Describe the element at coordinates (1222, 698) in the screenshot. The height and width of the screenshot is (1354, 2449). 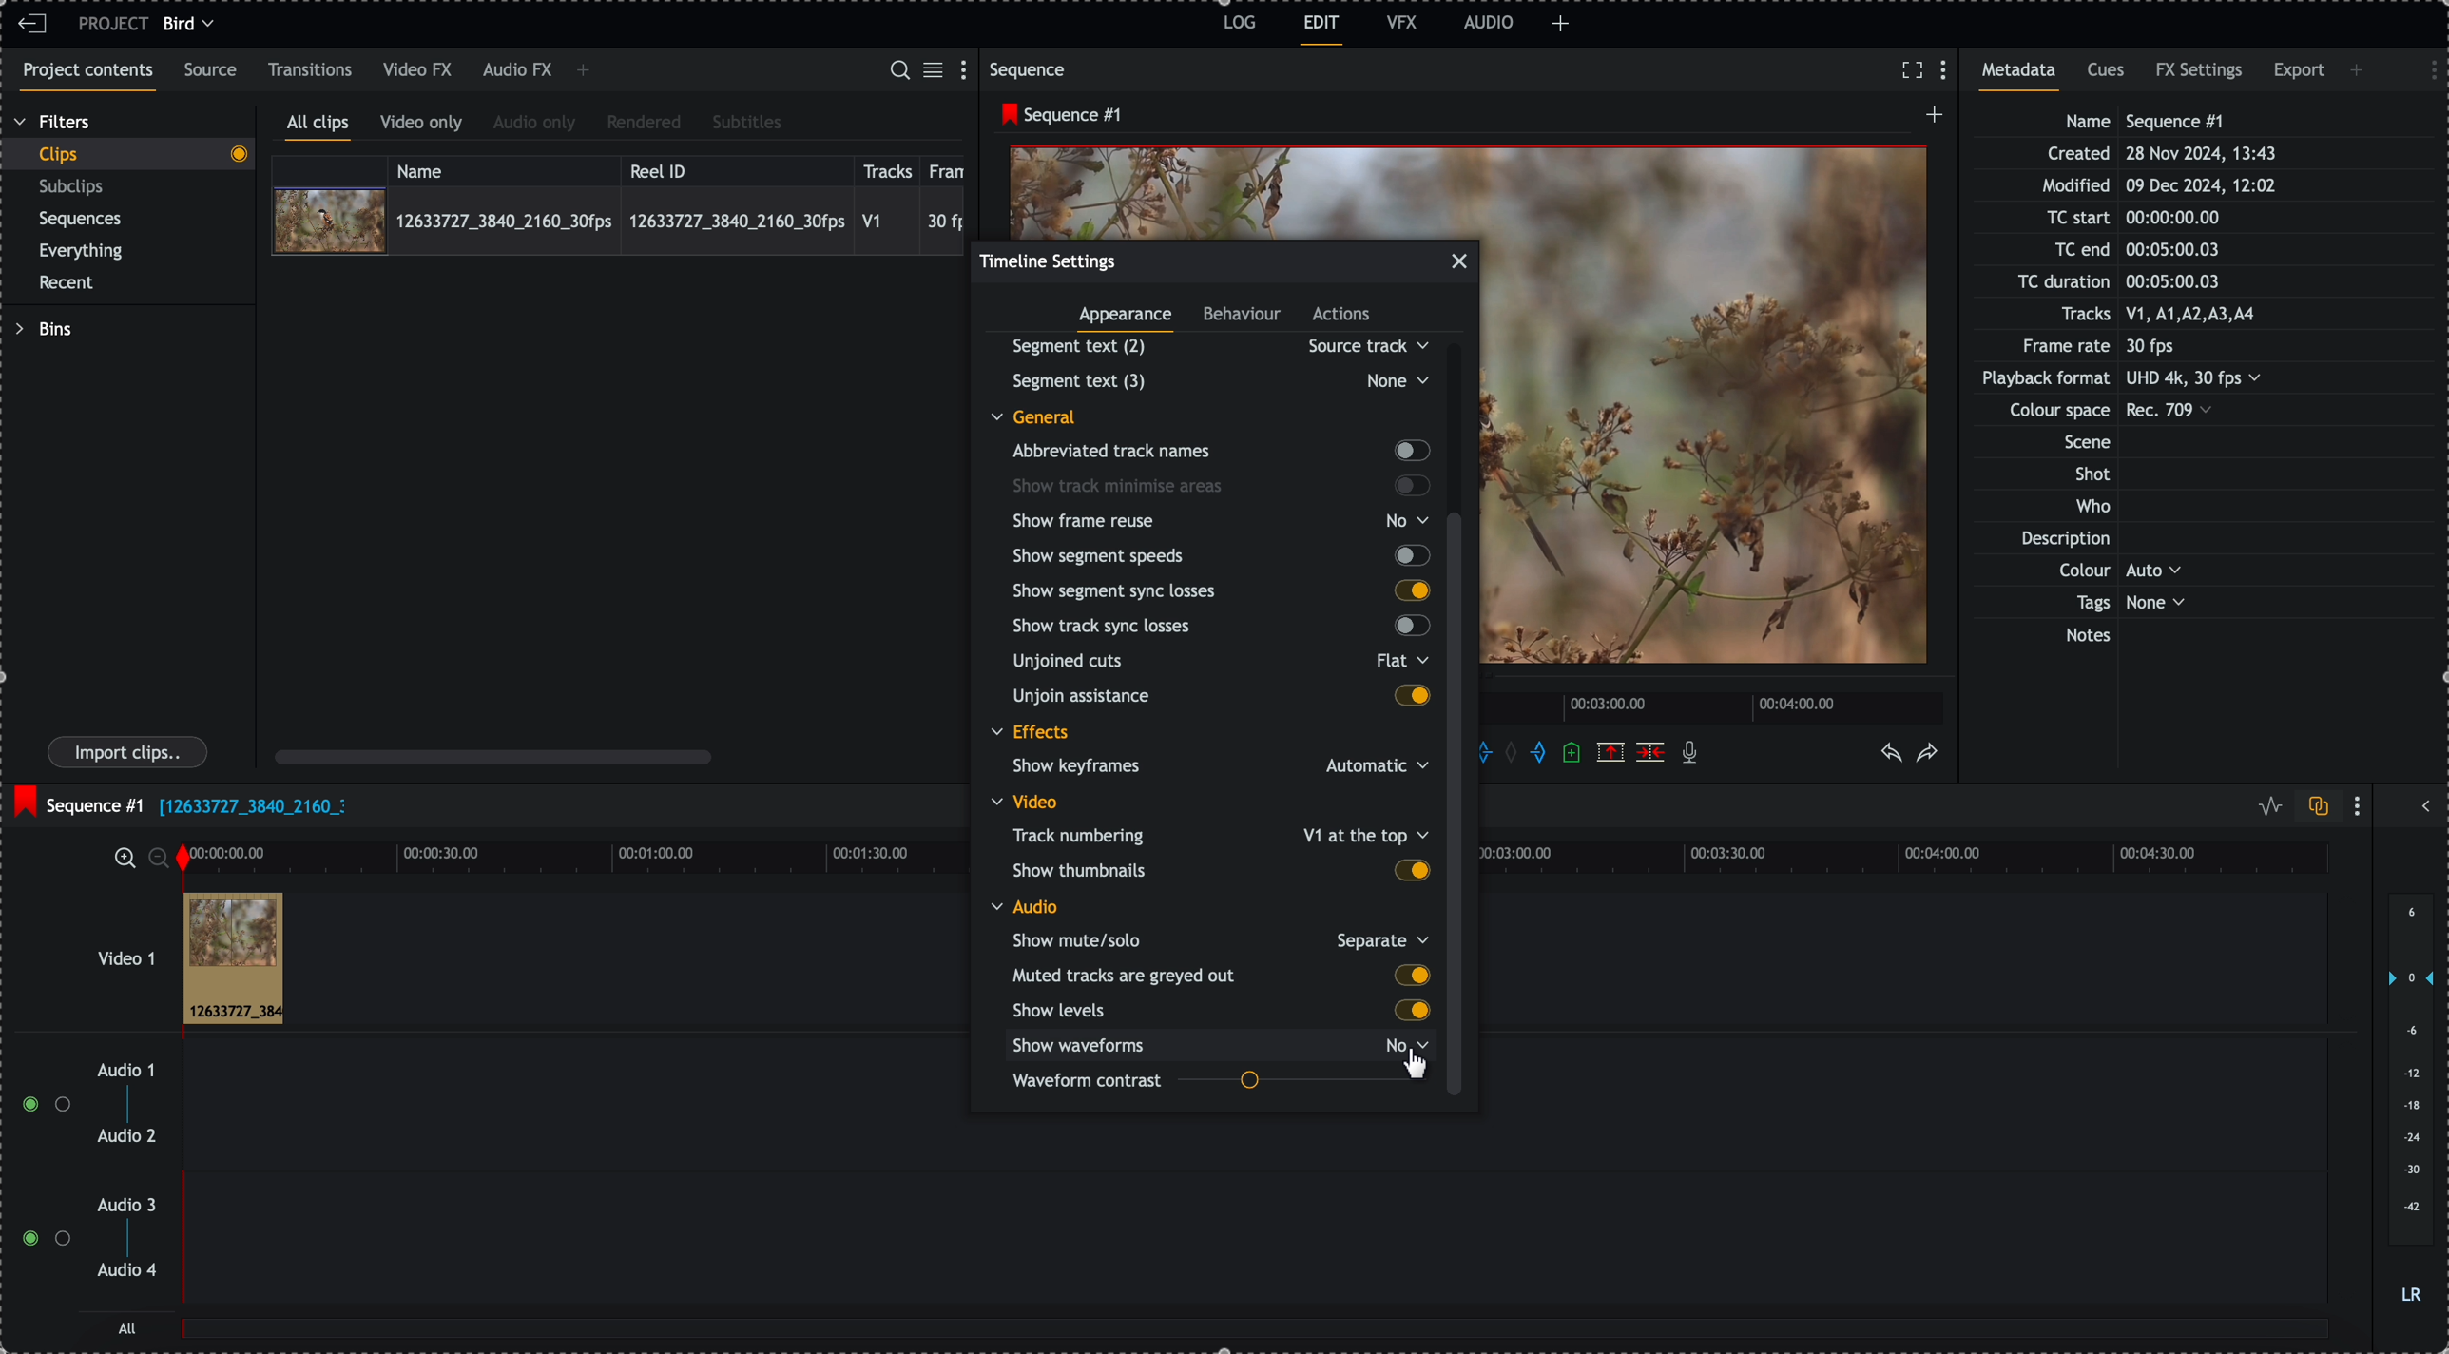
I see `unjoin assitance` at that location.